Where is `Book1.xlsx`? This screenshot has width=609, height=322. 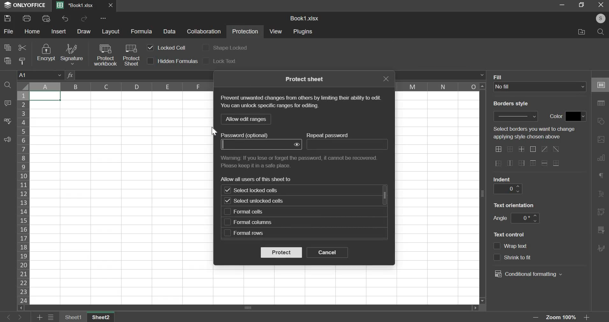 Book1.xlsx is located at coordinates (77, 6).